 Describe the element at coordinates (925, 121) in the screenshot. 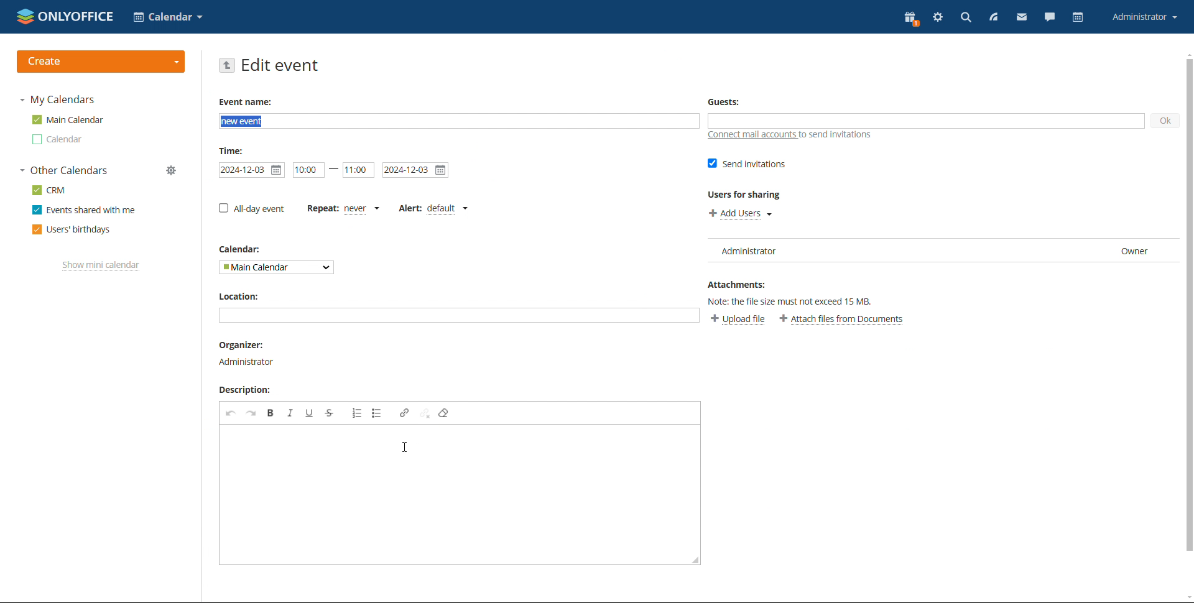

I see `add guests` at that location.